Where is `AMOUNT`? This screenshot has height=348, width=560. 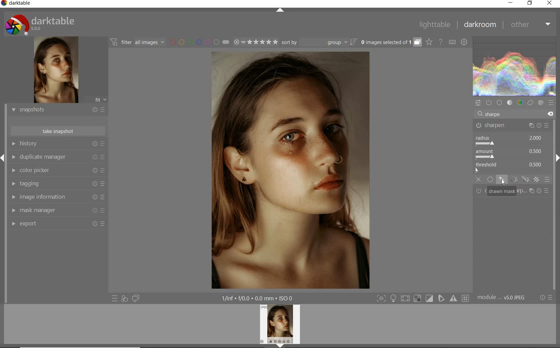 AMOUNT is located at coordinates (509, 155).